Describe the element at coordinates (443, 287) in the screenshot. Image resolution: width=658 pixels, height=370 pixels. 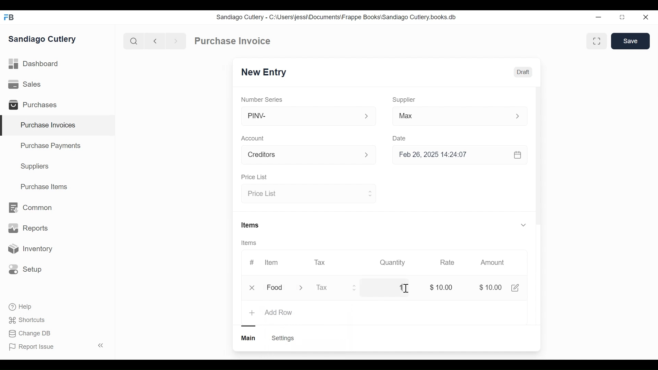
I see `$0.00` at that location.